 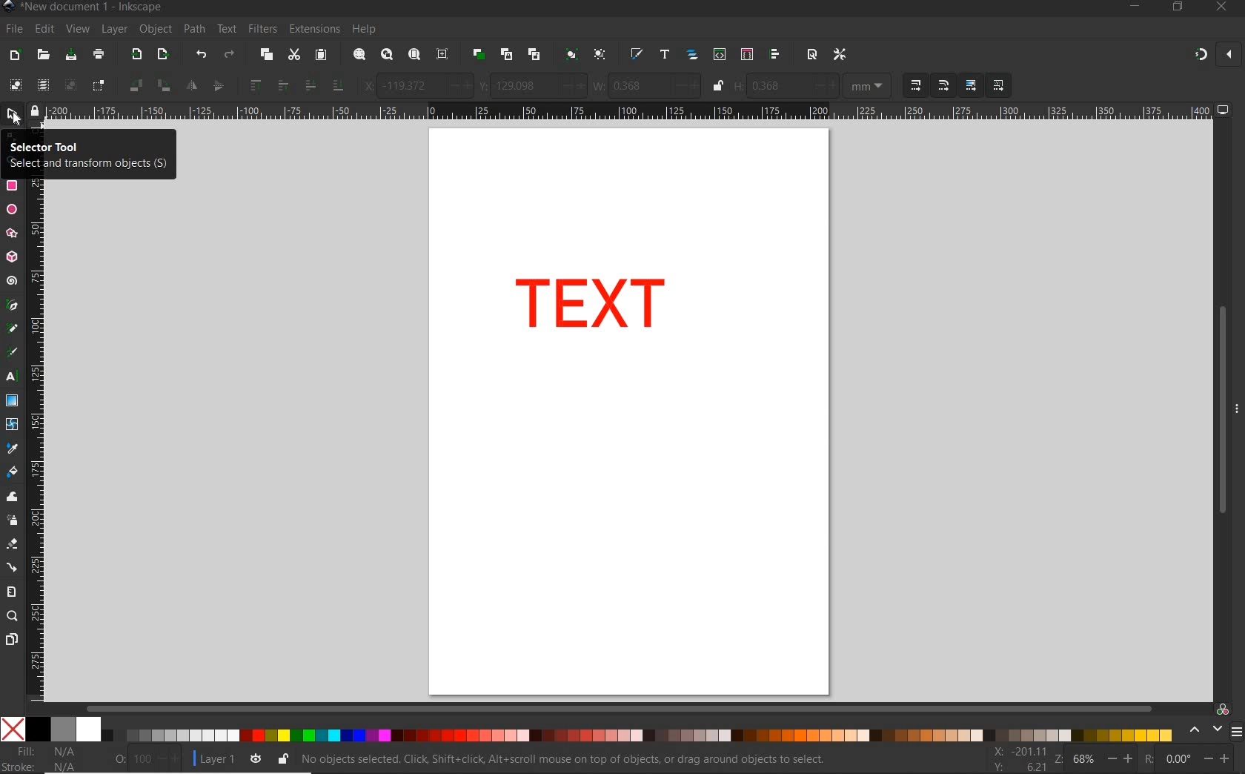 I want to click on MEASUREMENT, so click(x=868, y=87).